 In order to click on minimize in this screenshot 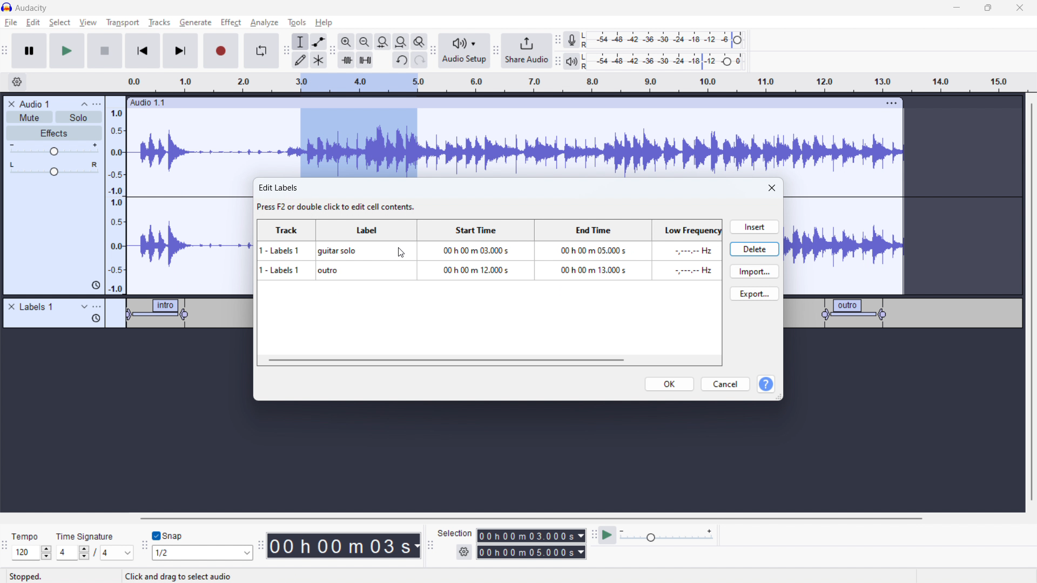, I will do `click(956, 8)`.